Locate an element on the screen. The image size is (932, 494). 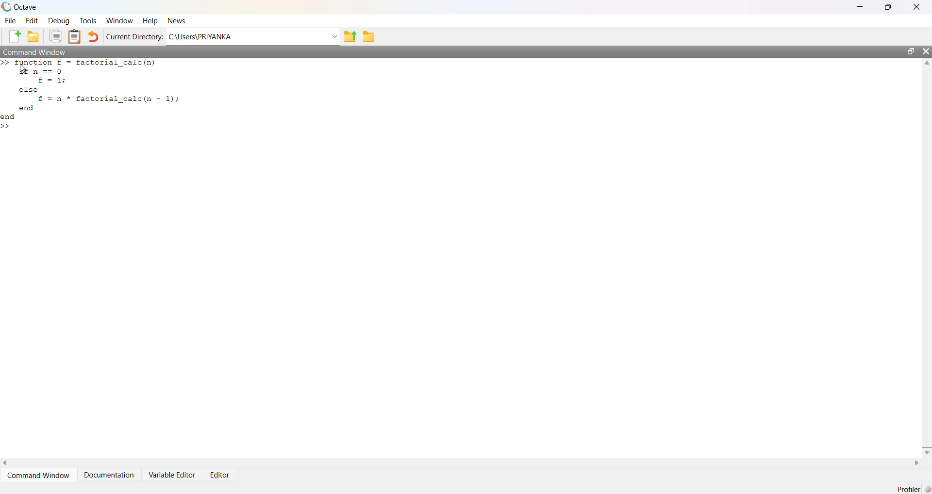
Variable Editor is located at coordinates (173, 475).